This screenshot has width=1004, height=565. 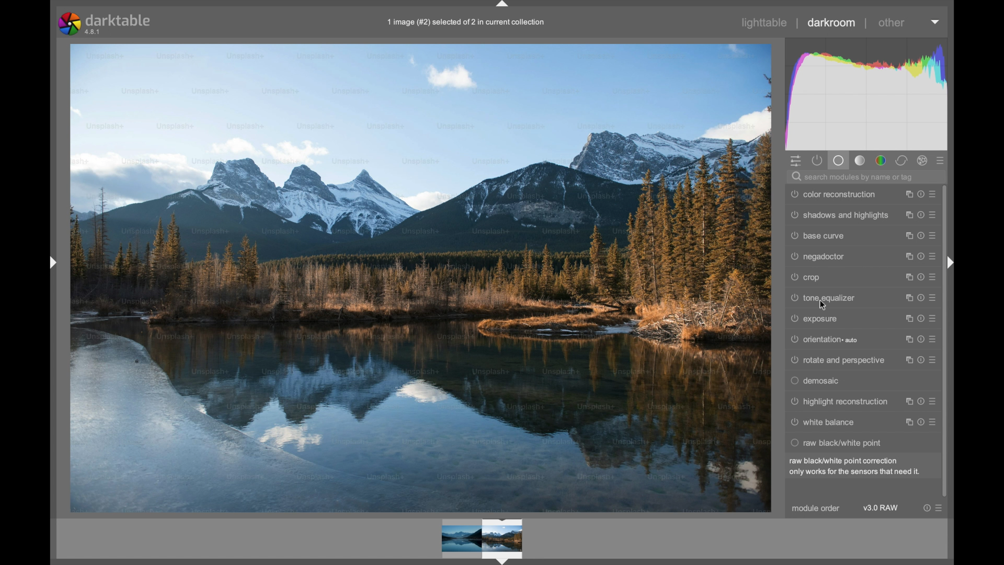 What do you see at coordinates (881, 161) in the screenshot?
I see `color` at bounding box center [881, 161].